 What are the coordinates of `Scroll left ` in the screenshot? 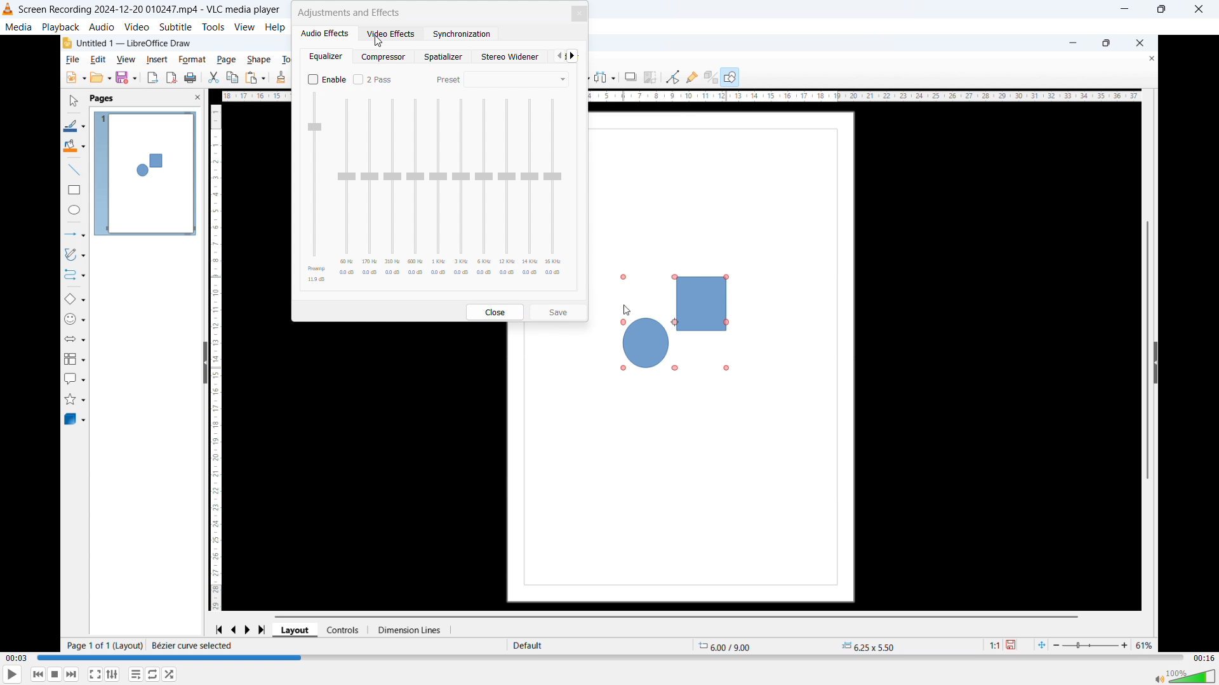 It's located at (559, 56).